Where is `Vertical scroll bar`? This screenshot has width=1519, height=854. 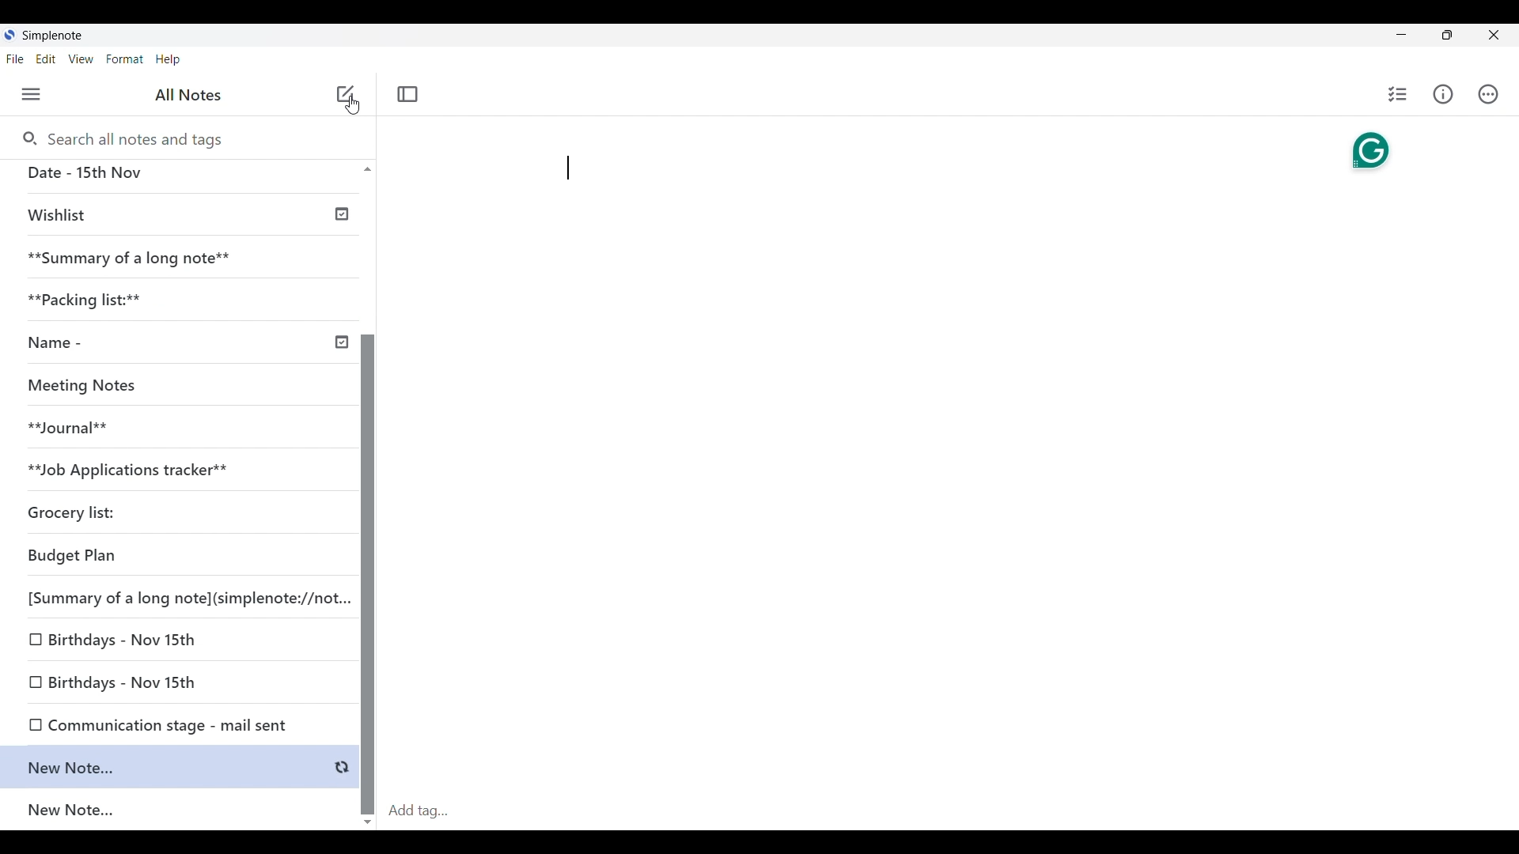
Vertical scroll bar is located at coordinates (367, 493).